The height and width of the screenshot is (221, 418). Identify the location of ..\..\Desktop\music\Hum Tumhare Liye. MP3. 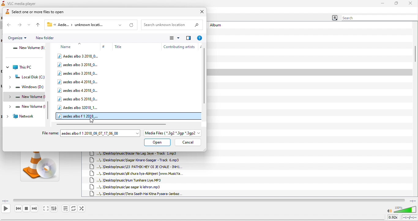
(127, 180).